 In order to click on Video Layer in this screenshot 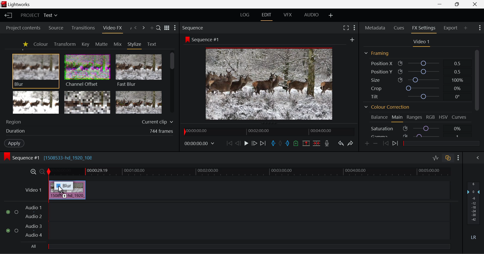, I will do `click(32, 190)`.